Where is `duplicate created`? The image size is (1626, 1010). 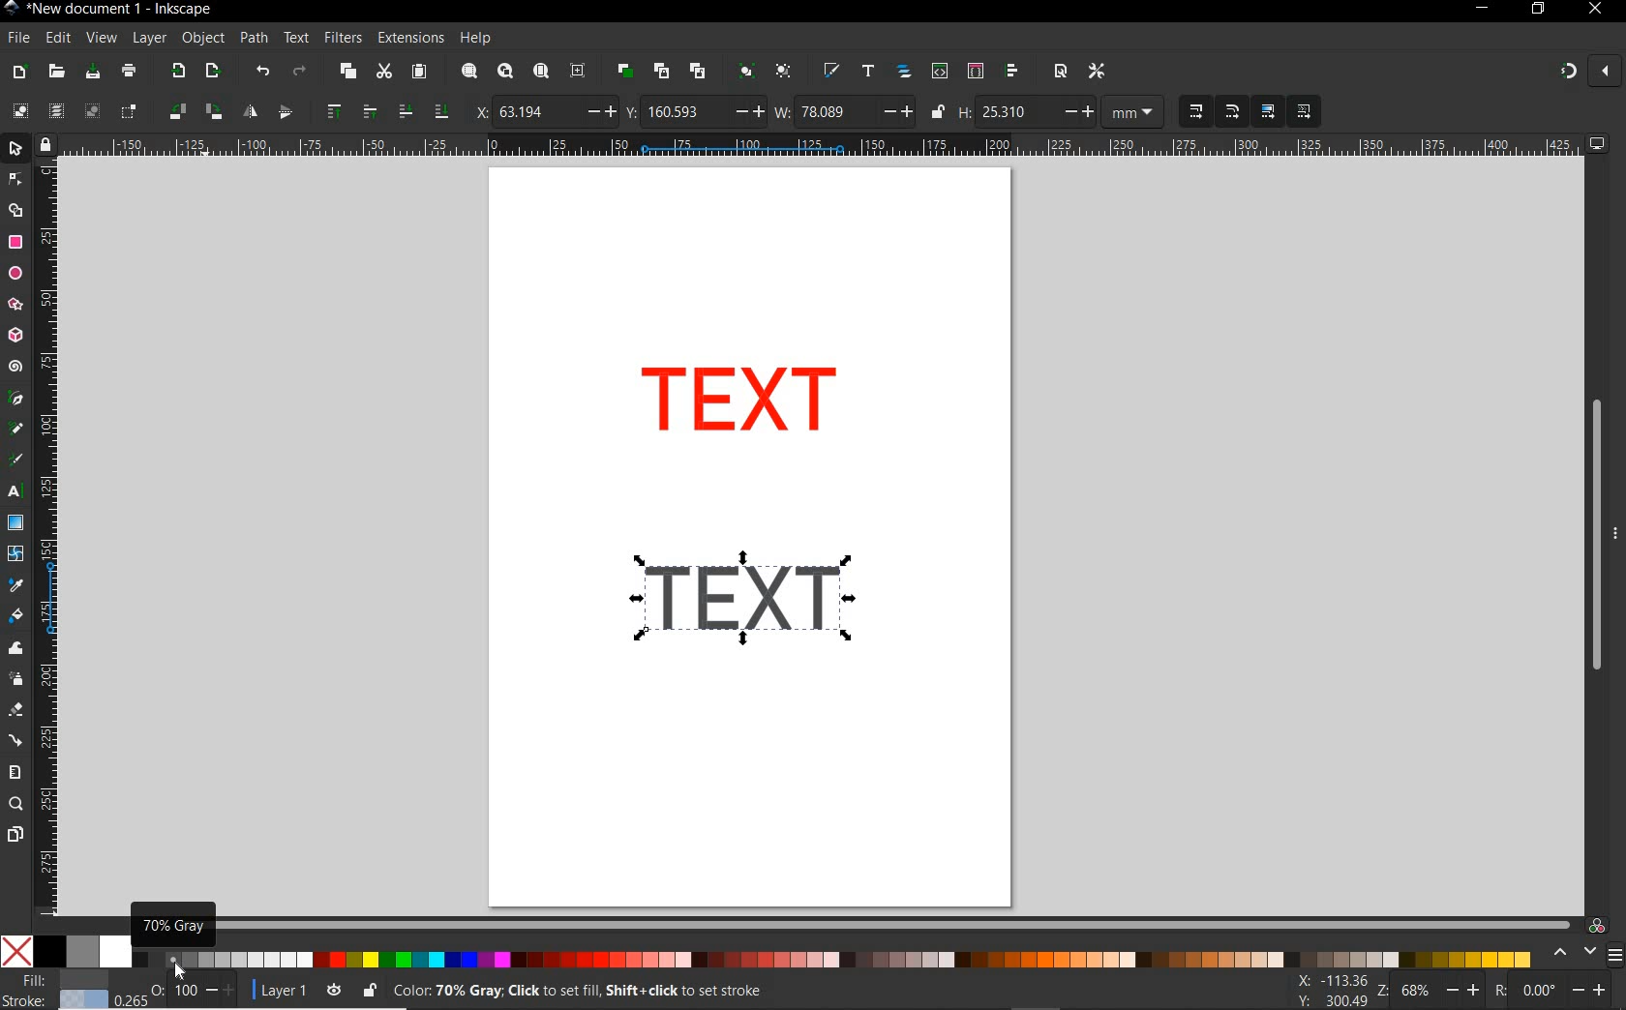
duplicate created is located at coordinates (740, 405).